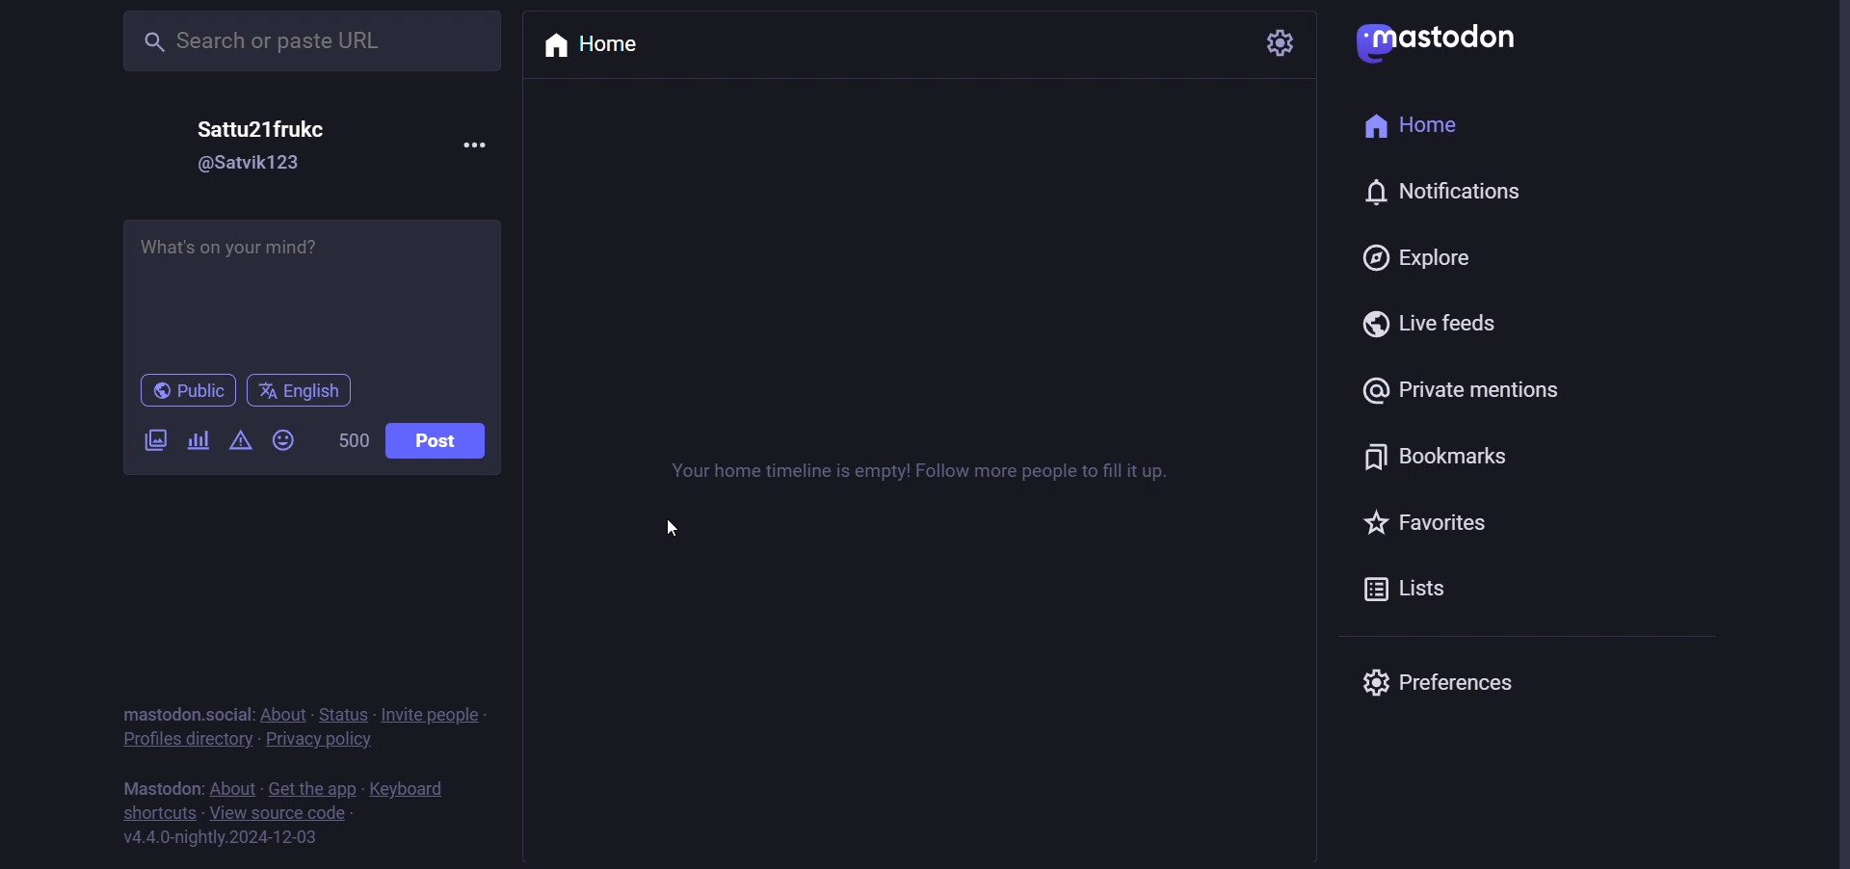 This screenshot has width=1850, height=869. What do you see at coordinates (288, 437) in the screenshot?
I see `emoji` at bounding box center [288, 437].